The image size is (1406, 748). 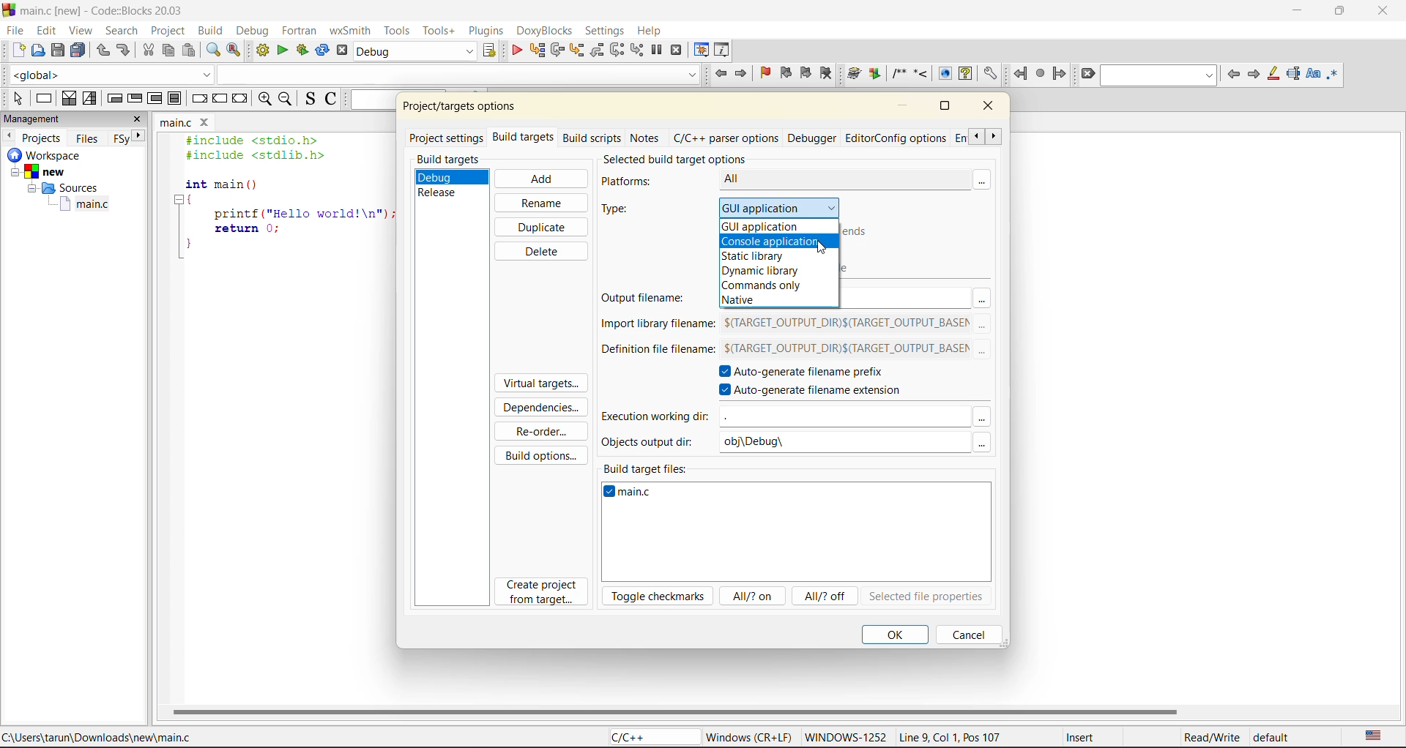 What do you see at coordinates (841, 416) in the screenshot?
I see `` at bounding box center [841, 416].